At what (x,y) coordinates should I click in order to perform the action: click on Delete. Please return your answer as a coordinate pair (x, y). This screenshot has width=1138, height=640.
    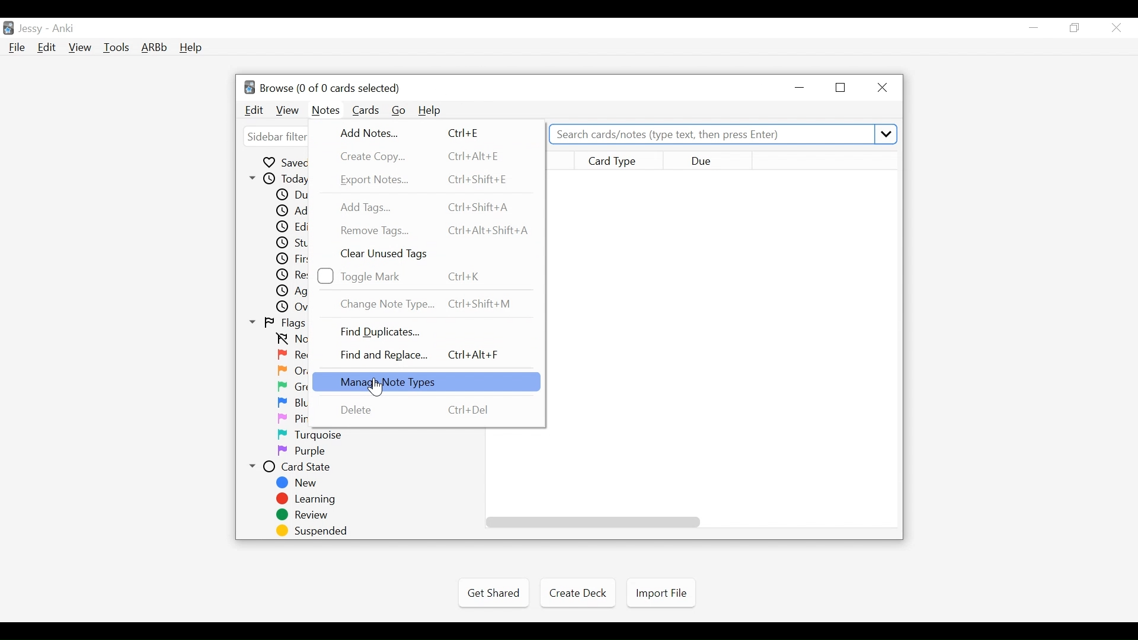
    Looking at the image, I should click on (415, 411).